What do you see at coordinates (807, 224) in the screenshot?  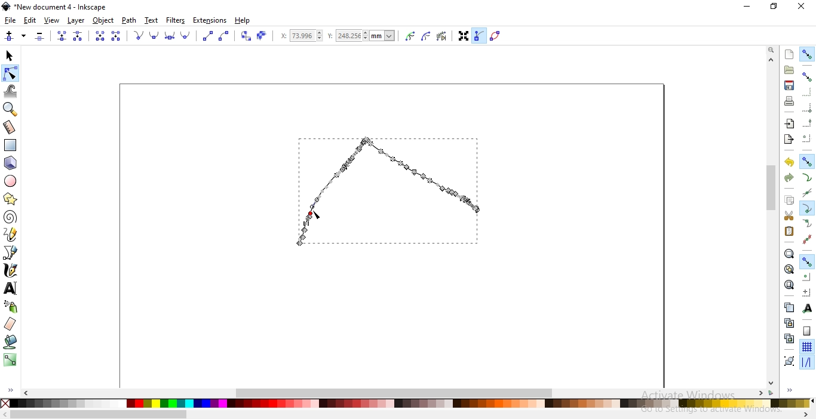 I see `snap smooth nodes` at bounding box center [807, 224].